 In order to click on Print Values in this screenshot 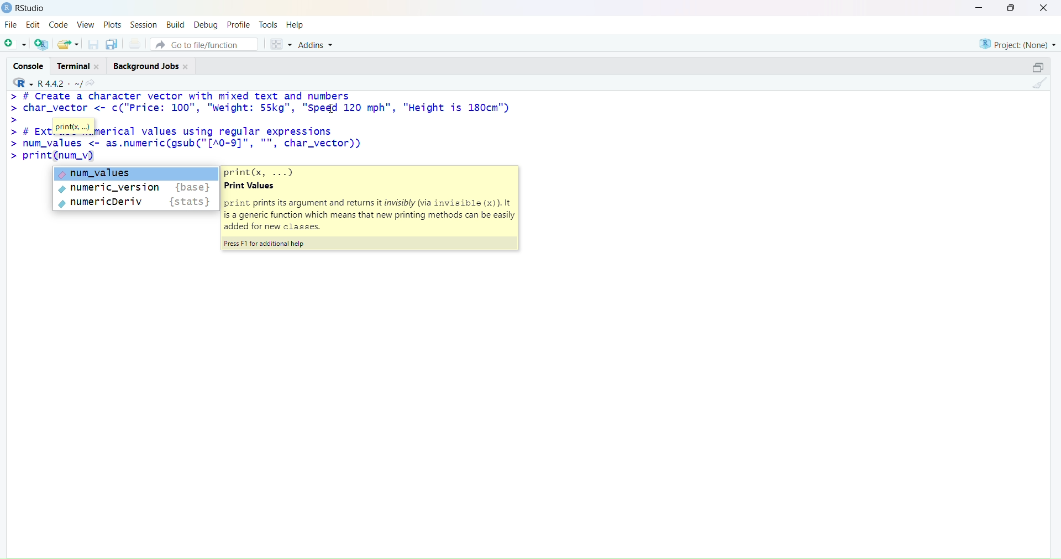, I will do `click(250, 186)`.